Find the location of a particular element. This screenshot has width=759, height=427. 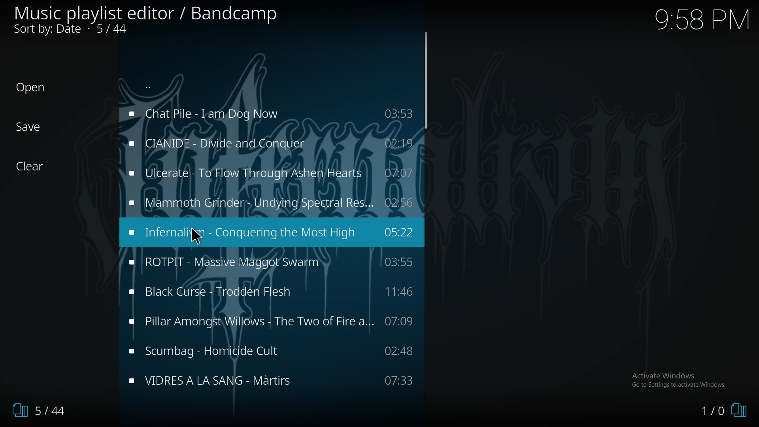

music is located at coordinates (272, 231).